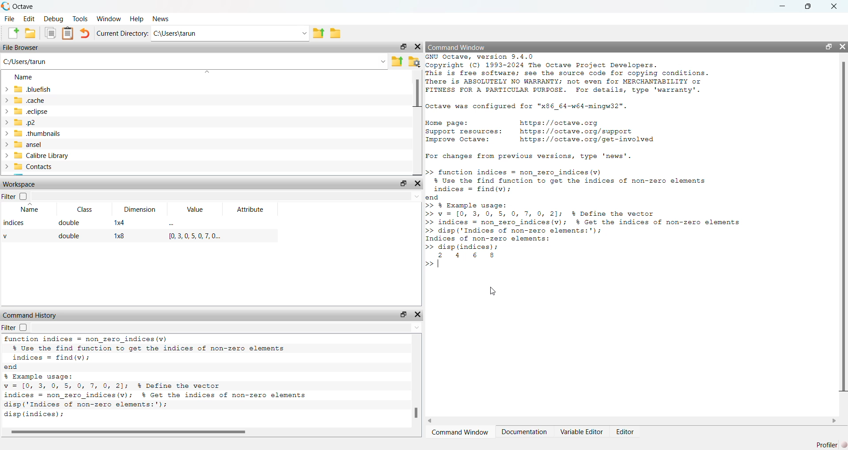  What do you see at coordinates (636, 421) in the screenshot?
I see `horizontal scroll bar` at bounding box center [636, 421].